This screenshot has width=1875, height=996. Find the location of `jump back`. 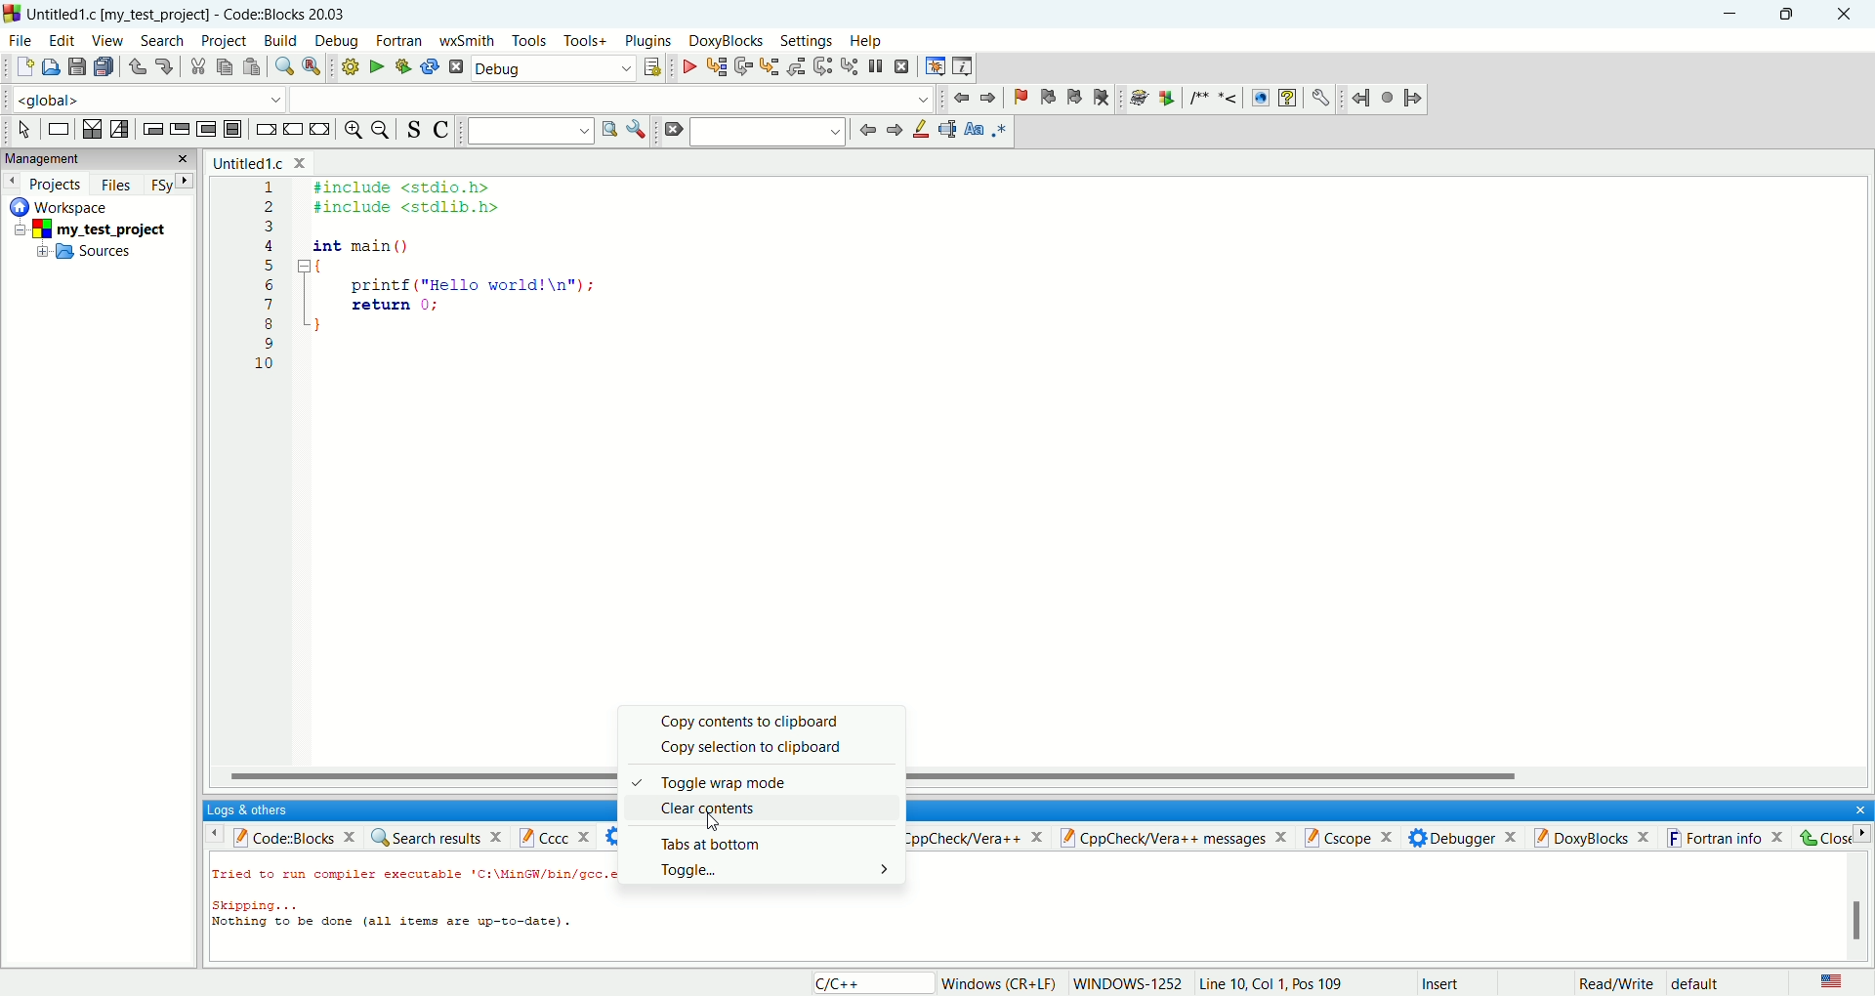

jump back is located at coordinates (867, 130).